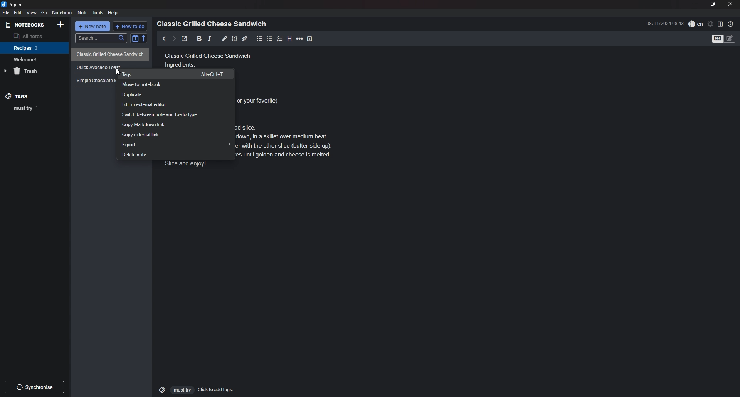 This screenshot has height=397, width=740. Describe the element at coordinates (177, 84) in the screenshot. I see `move to notebook` at that location.